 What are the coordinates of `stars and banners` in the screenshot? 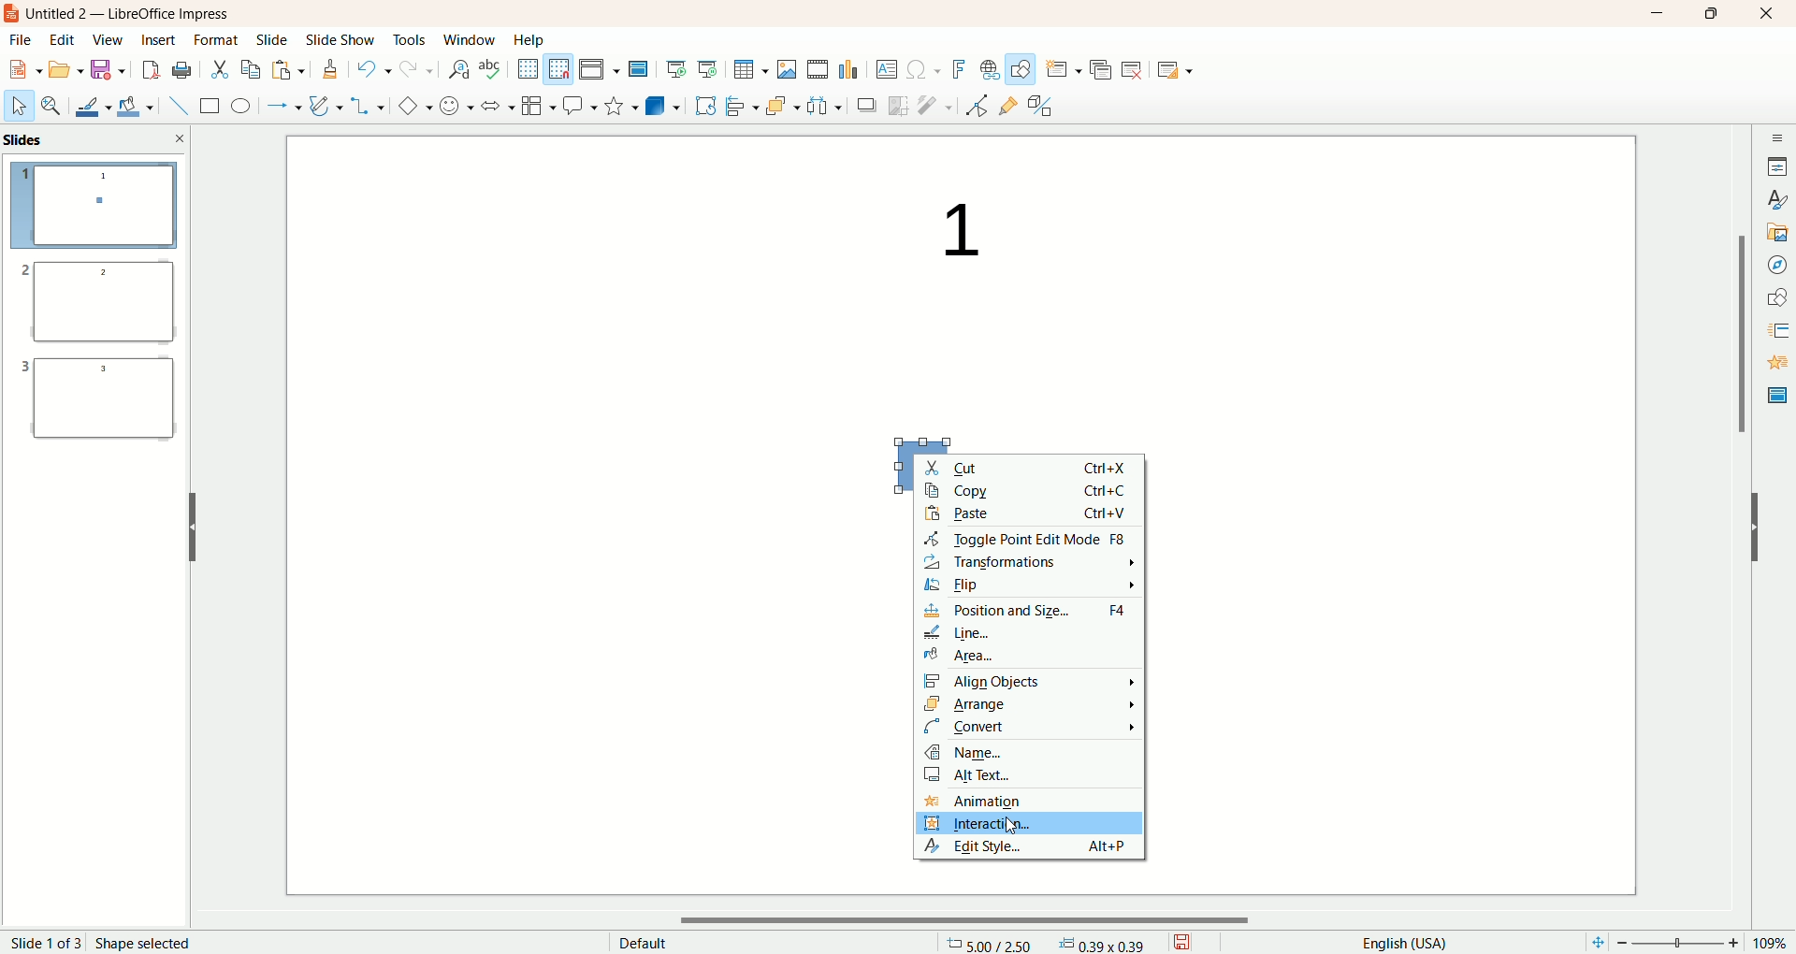 It's located at (618, 105).